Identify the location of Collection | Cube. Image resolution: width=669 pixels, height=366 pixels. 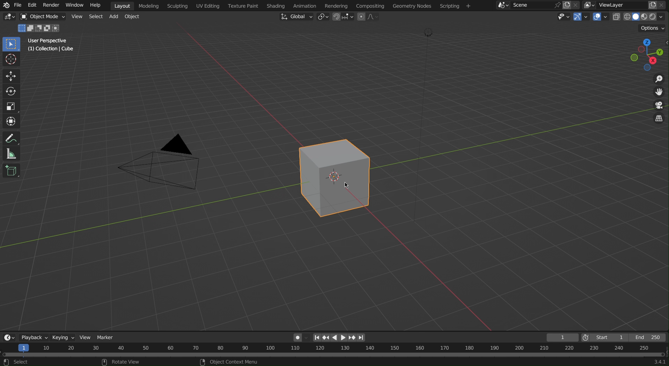
(49, 50).